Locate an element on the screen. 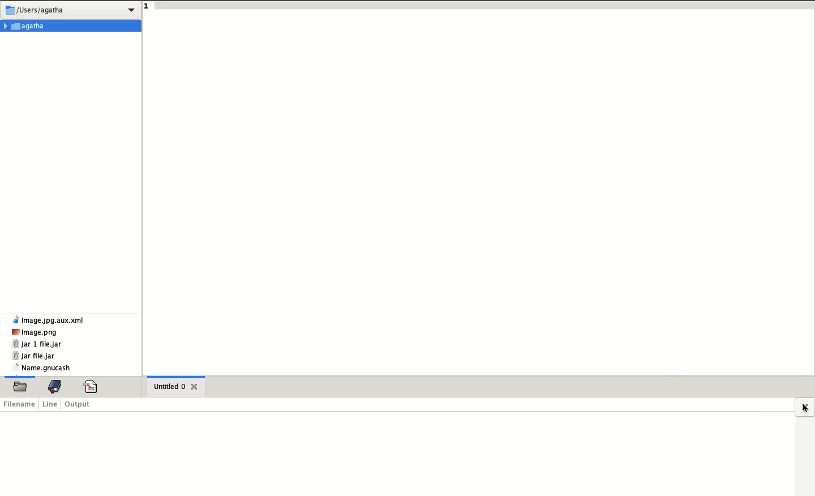  line is located at coordinates (49, 405).